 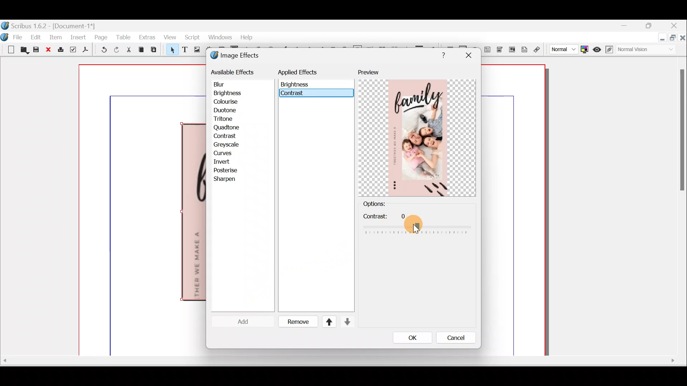 I want to click on New, so click(x=8, y=49).